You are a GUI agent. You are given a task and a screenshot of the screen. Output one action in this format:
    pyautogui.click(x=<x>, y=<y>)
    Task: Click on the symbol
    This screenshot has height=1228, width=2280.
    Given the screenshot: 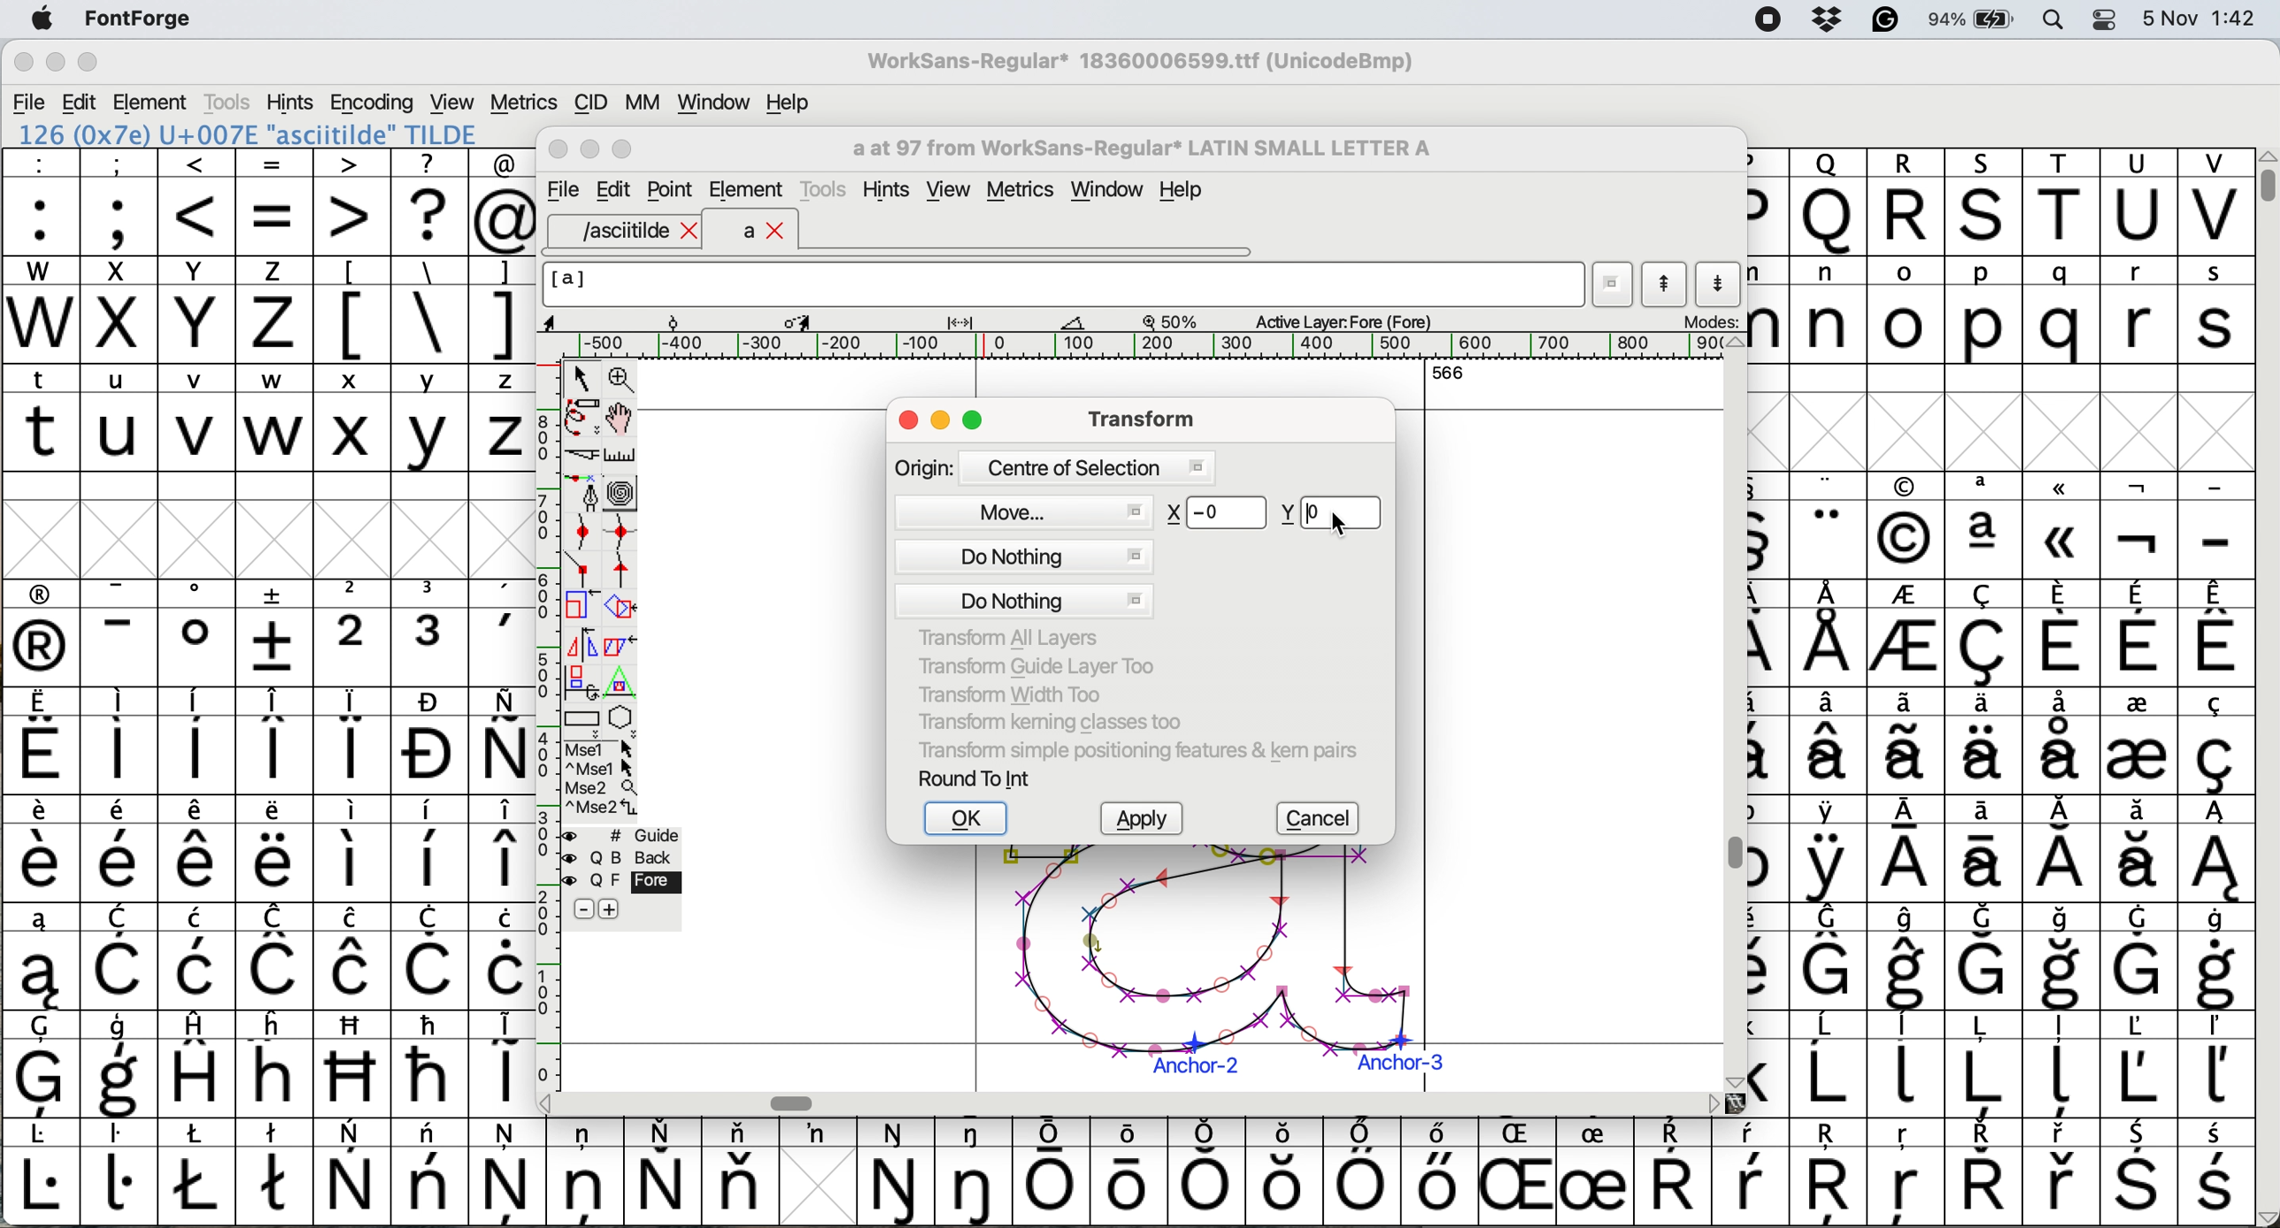 What is the action you would take?
    pyautogui.click(x=433, y=633)
    